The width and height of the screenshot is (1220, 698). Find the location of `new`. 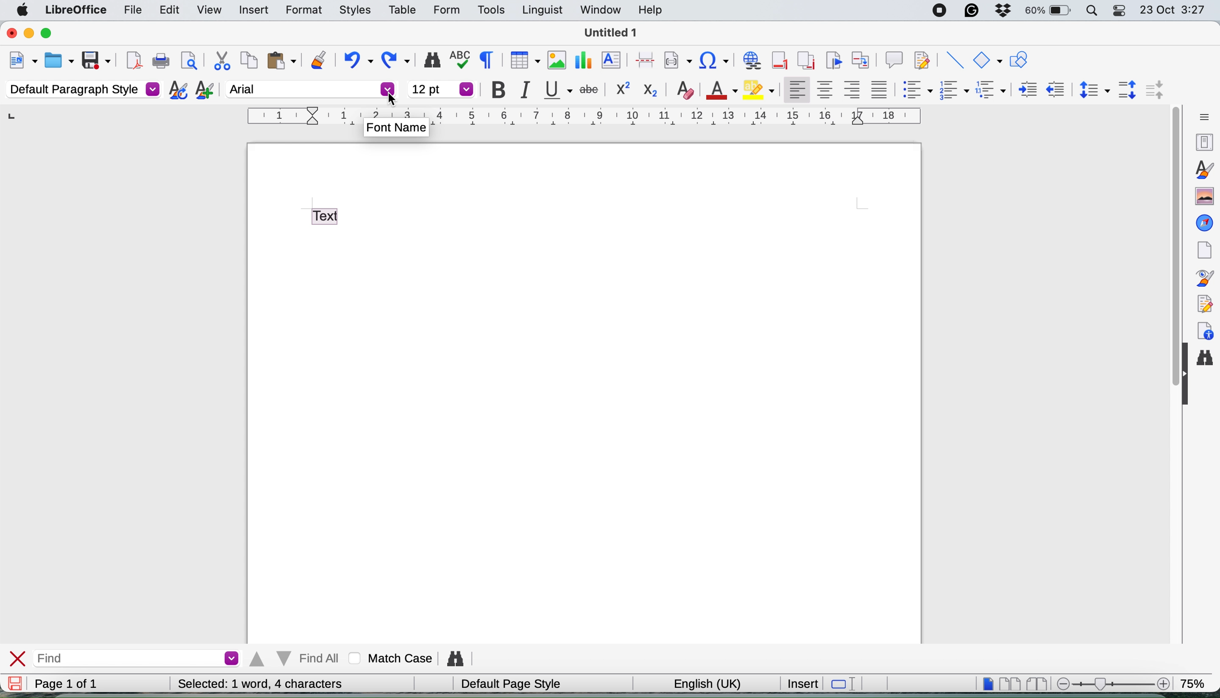

new is located at coordinates (23, 61).